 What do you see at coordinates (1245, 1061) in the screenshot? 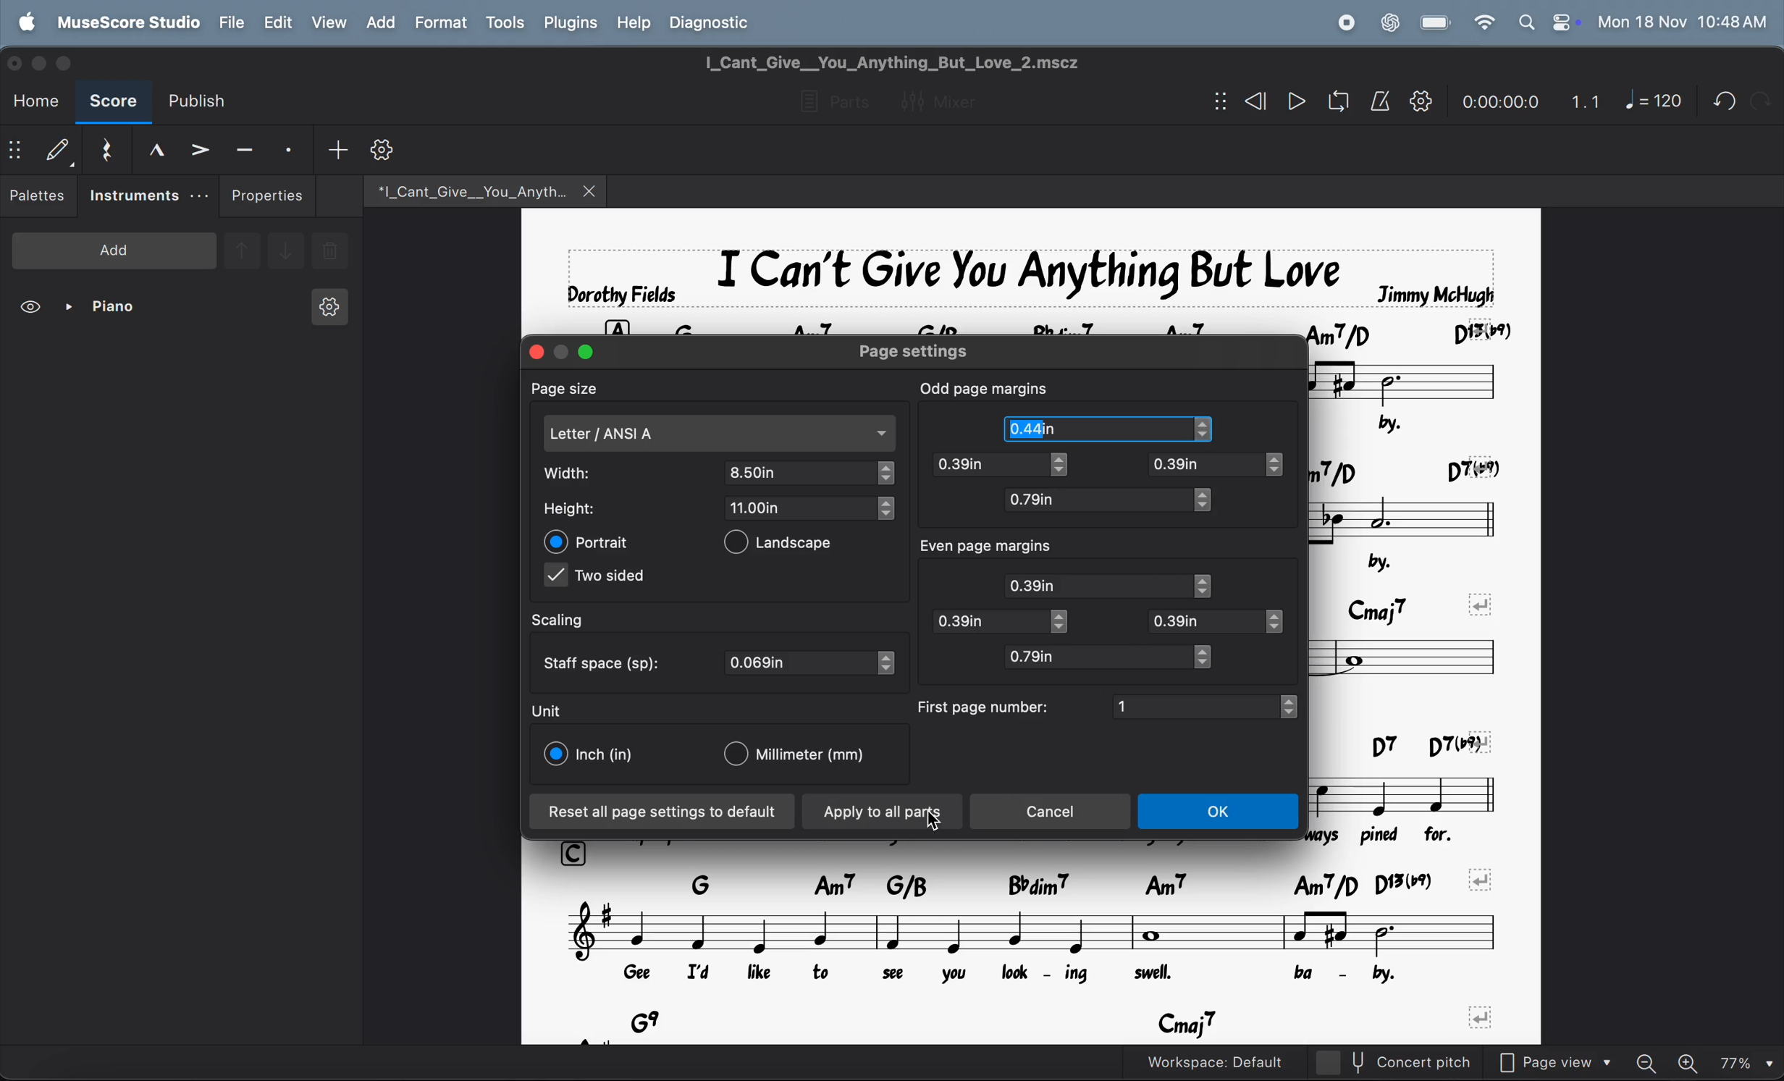
I see `workspace default` at bounding box center [1245, 1061].